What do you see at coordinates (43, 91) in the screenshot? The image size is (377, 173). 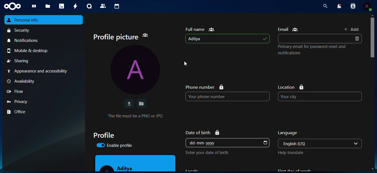 I see `flow` at bounding box center [43, 91].